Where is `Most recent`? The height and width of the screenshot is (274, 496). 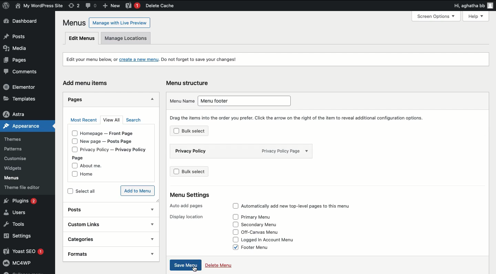 Most recent is located at coordinates (83, 120).